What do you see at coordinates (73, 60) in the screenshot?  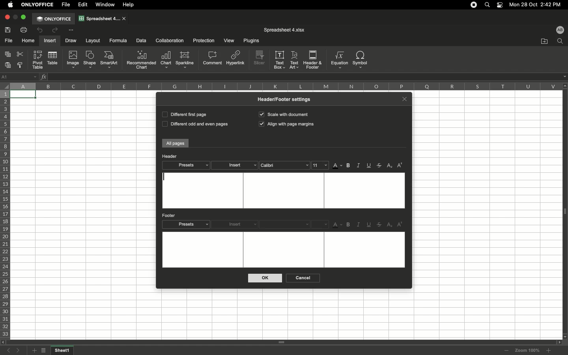 I see `Image` at bounding box center [73, 60].